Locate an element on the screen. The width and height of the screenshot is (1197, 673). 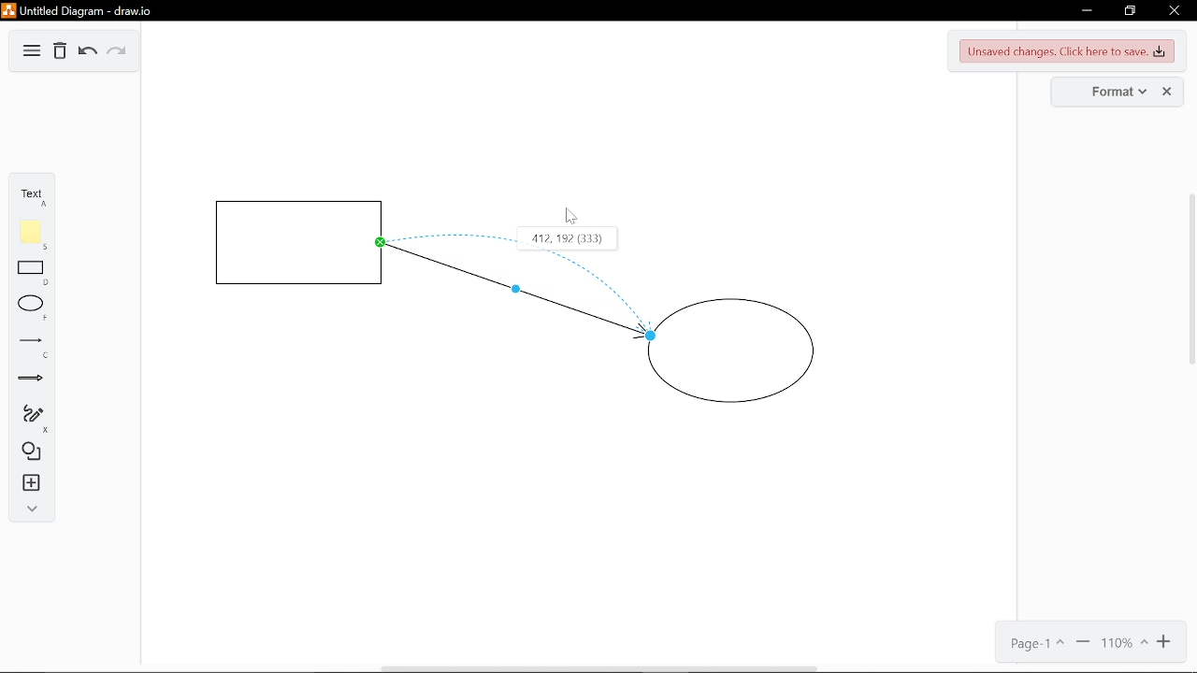
Line is located at coordinates (28, 347).